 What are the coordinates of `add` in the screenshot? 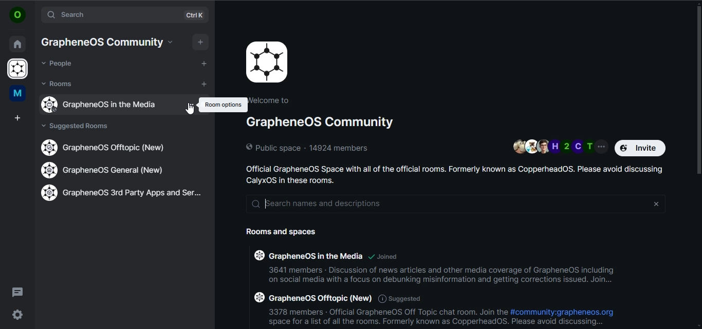 It's located at (201, 41).